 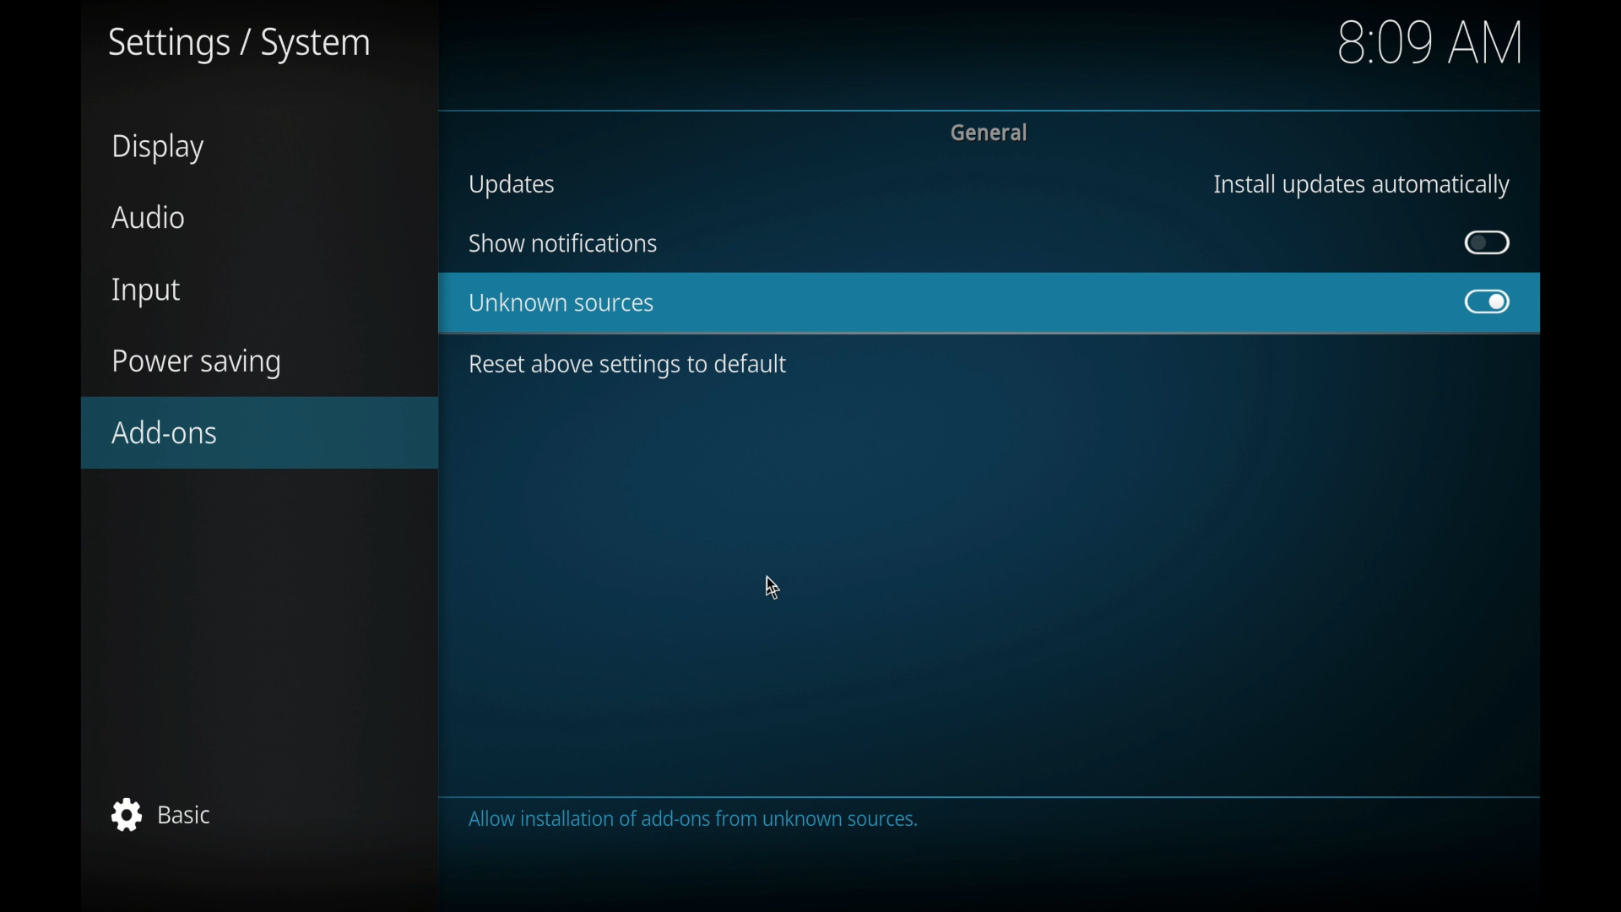 I want to click on this category contains settings for the add-on system, so click(x=698, y=821).